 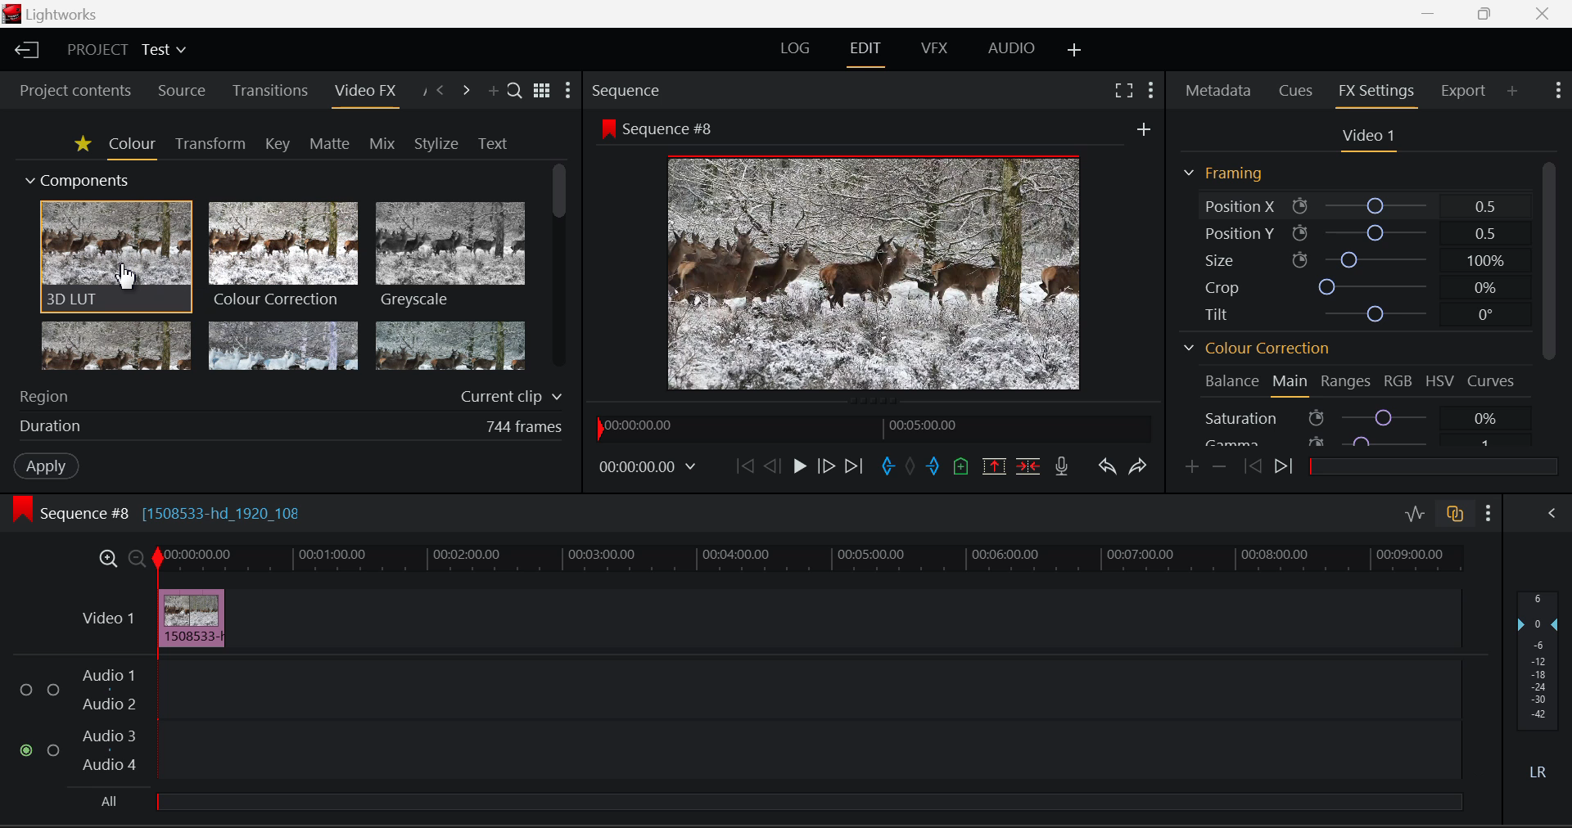 I want to click on Gamma, so click(x=1357, y=439).